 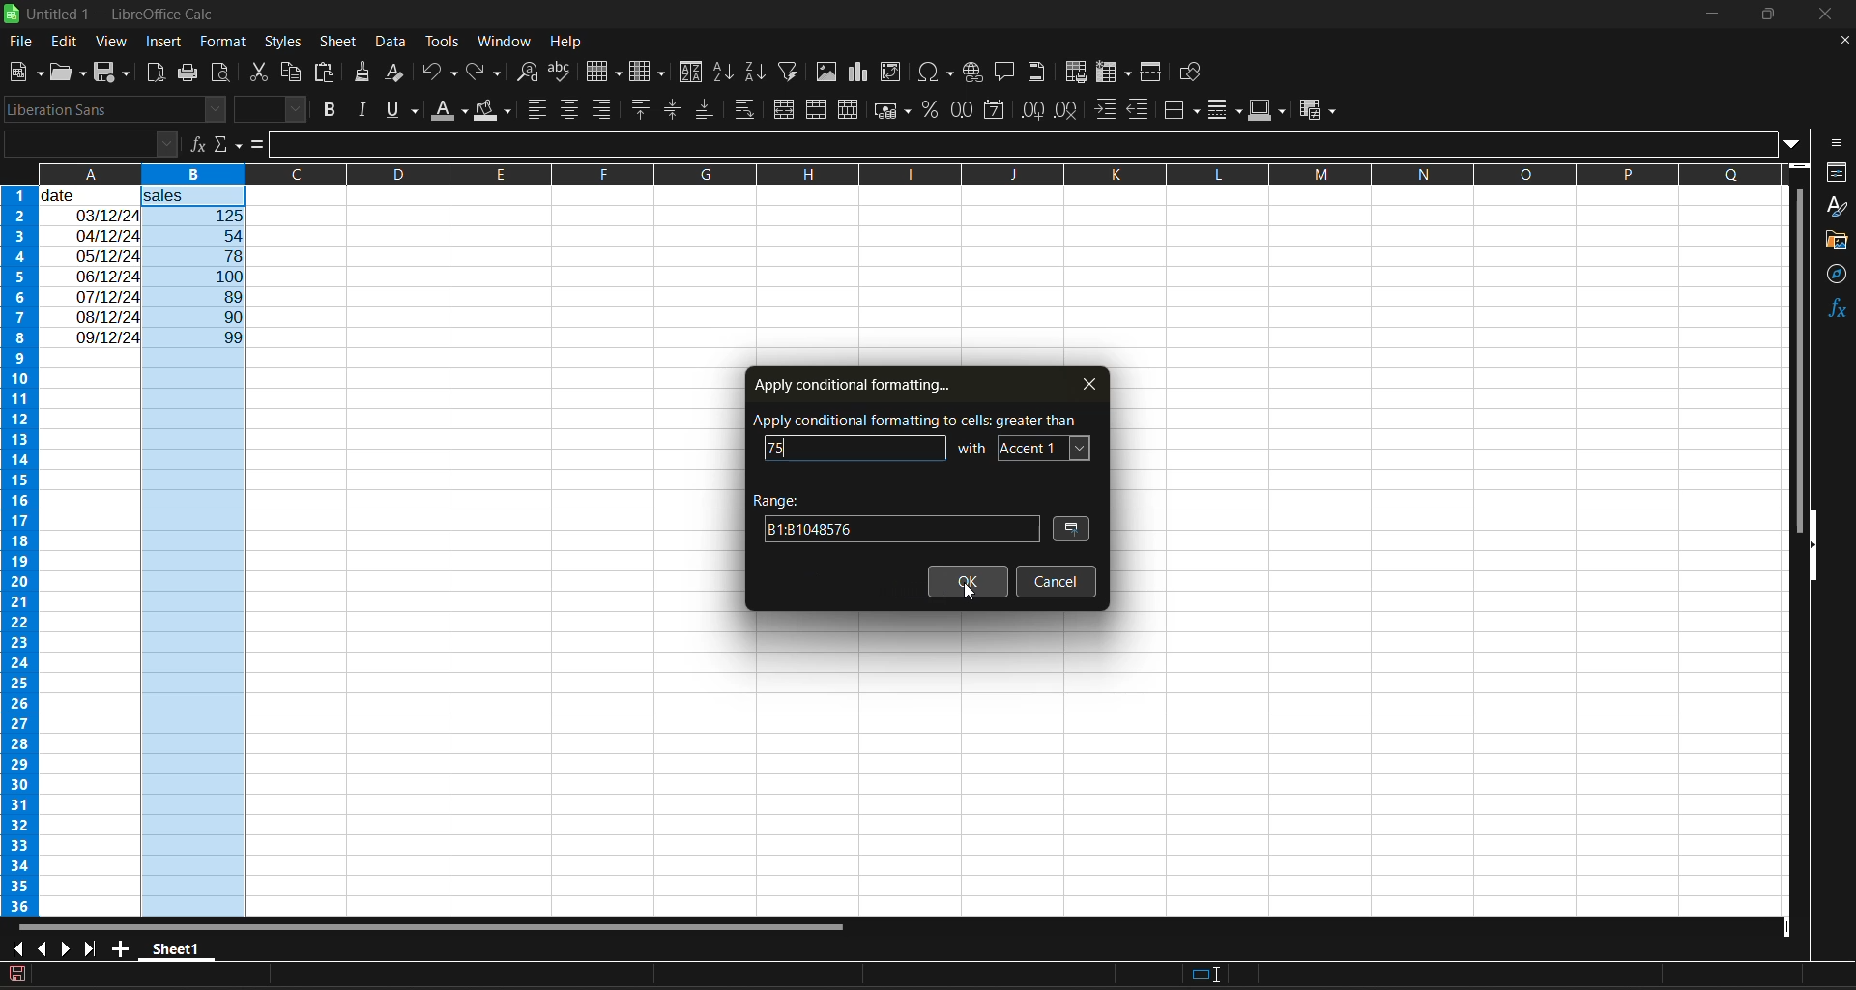 What do you see at coordinates (794, 72) in the screenshot?
I see `autofill` at bounding box center [794, 72].